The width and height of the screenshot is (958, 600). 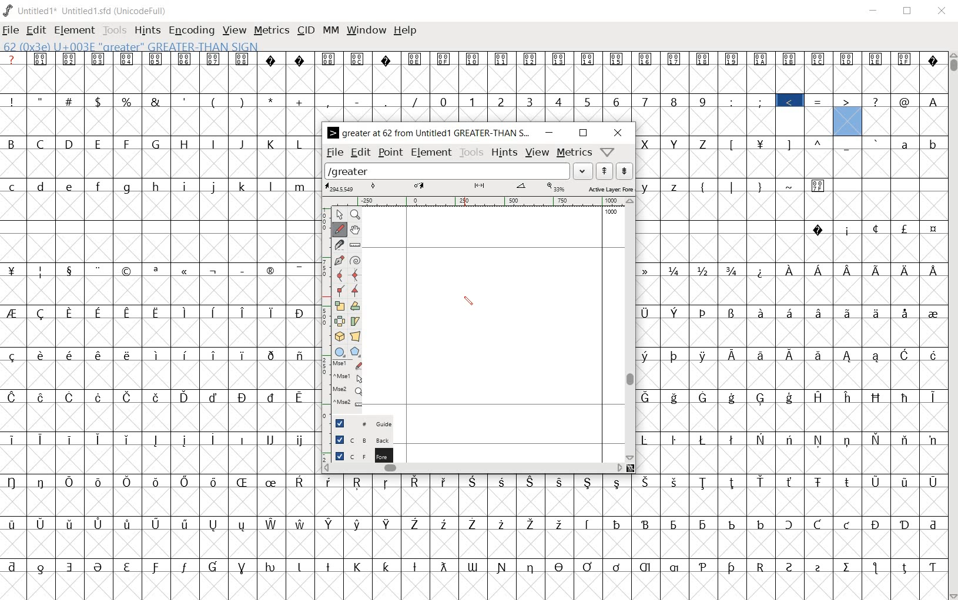 I want to click on glyps, so click(x=906, y=109).